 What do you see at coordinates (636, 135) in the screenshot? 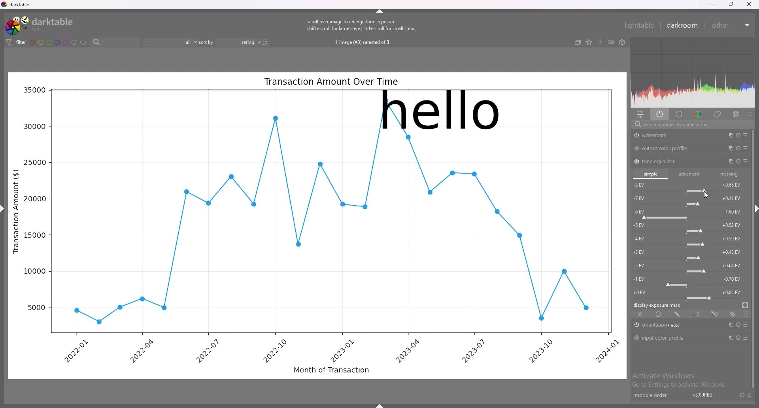
I see `swtich off/on` at bounding box center [636, 135].